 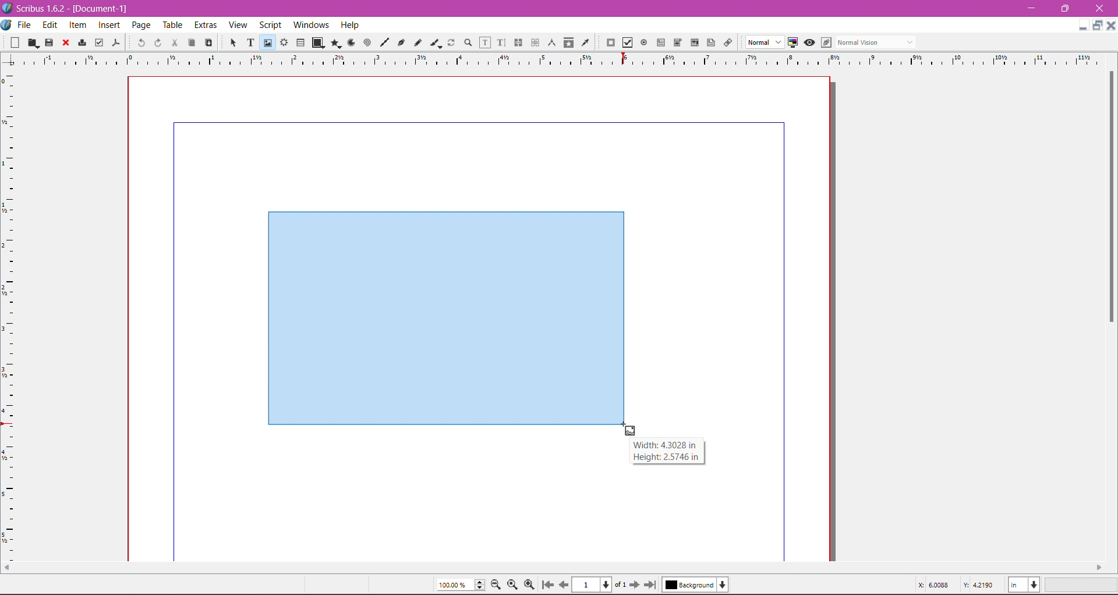 What do you see at coordinates (270, 24) in the screenshot?
I see `Script` at bounding box center [270, 24].